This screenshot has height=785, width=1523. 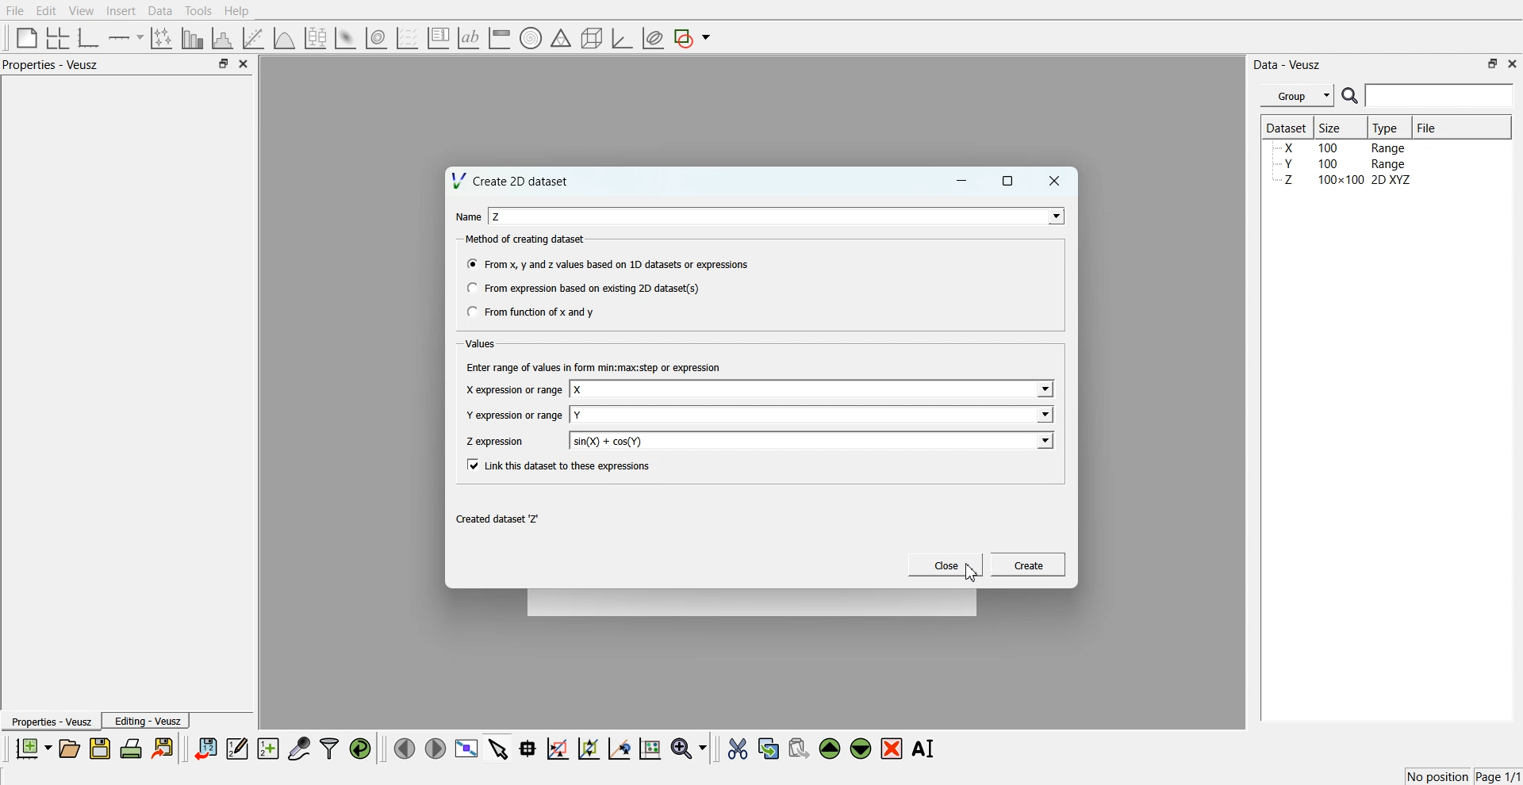 I want to click on Data - Veusz, so click(x=1287, y=65).